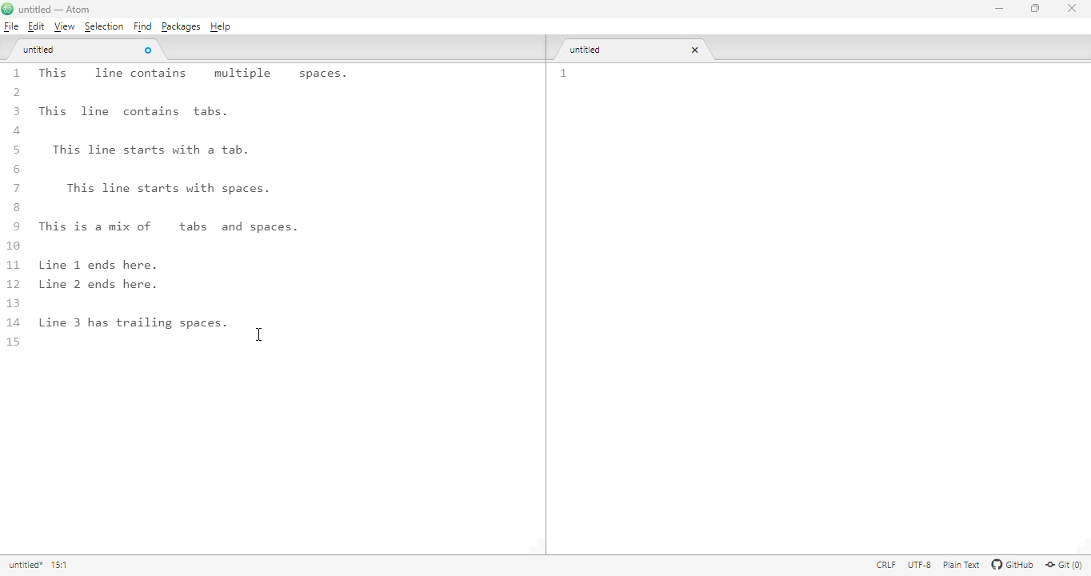  What do you see at coordinates (105, 26) in the screenshot?
I see `selection` at bounding box center [105, 26].